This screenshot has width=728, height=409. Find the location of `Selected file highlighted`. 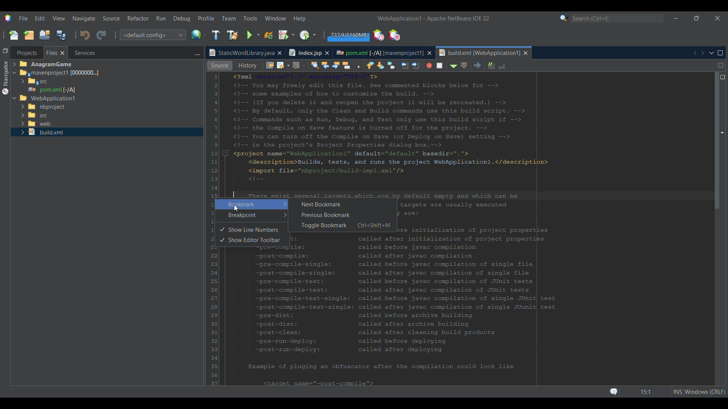

Selected file highlighted is located at coordinates (107, 132).